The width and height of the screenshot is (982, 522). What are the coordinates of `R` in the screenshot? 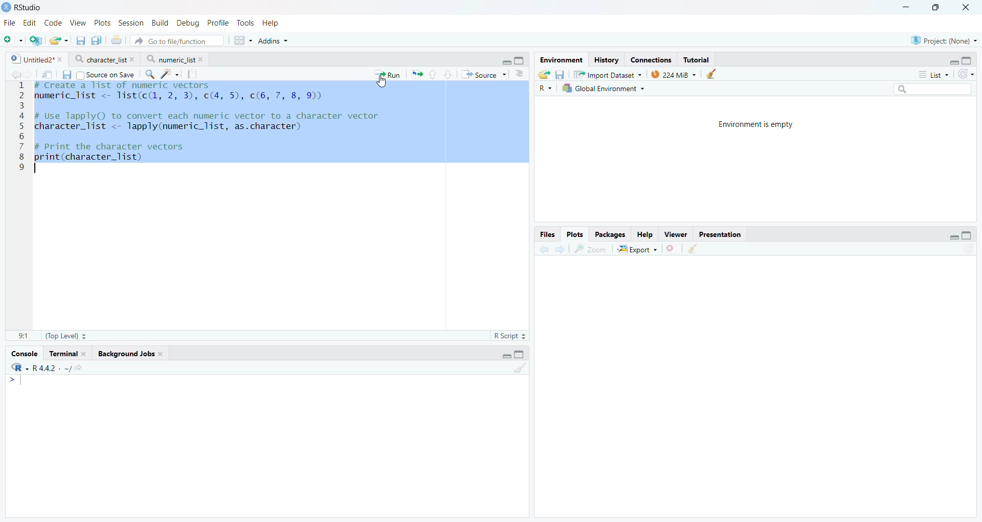 It's located at (545, 88).